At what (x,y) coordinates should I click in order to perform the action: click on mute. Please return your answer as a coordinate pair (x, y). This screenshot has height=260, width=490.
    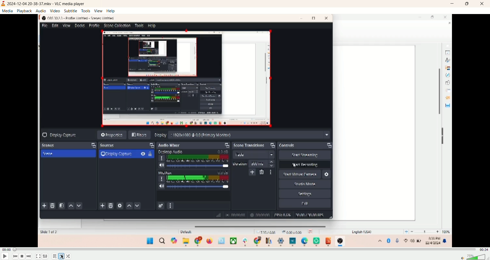
    Looking at the image, I should click on (460, 257).